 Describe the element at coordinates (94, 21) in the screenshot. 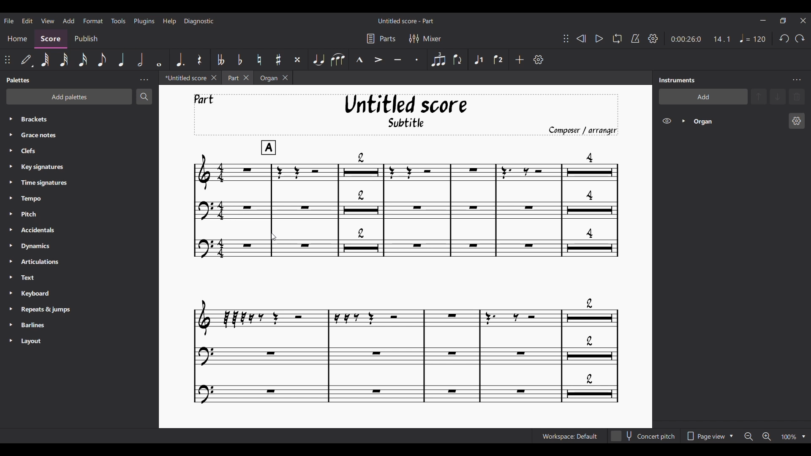

I see `Format menu` at that location.